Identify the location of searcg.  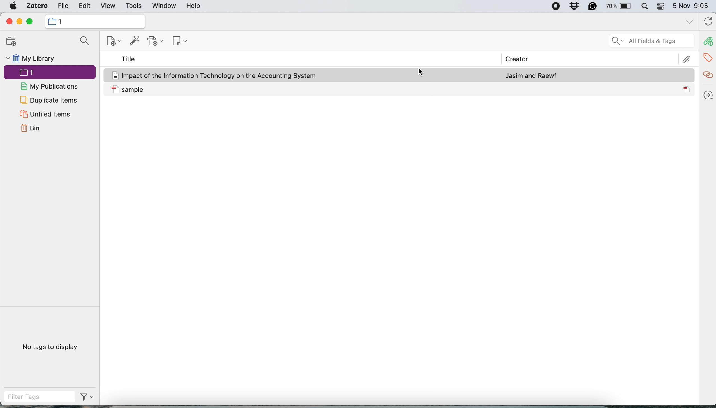
(82, 42).